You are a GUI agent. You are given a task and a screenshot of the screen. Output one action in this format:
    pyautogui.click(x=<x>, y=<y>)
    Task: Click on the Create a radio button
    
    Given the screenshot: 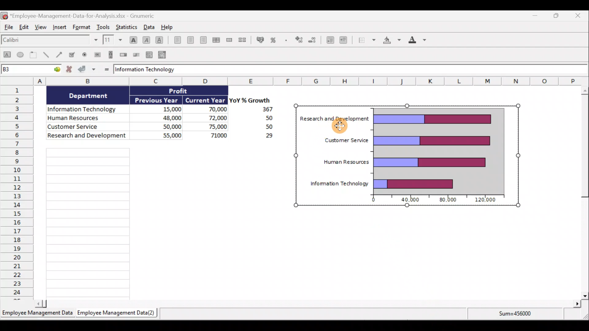 What is the action you would take?
    pyautogui.click(x=83, y=55)
    